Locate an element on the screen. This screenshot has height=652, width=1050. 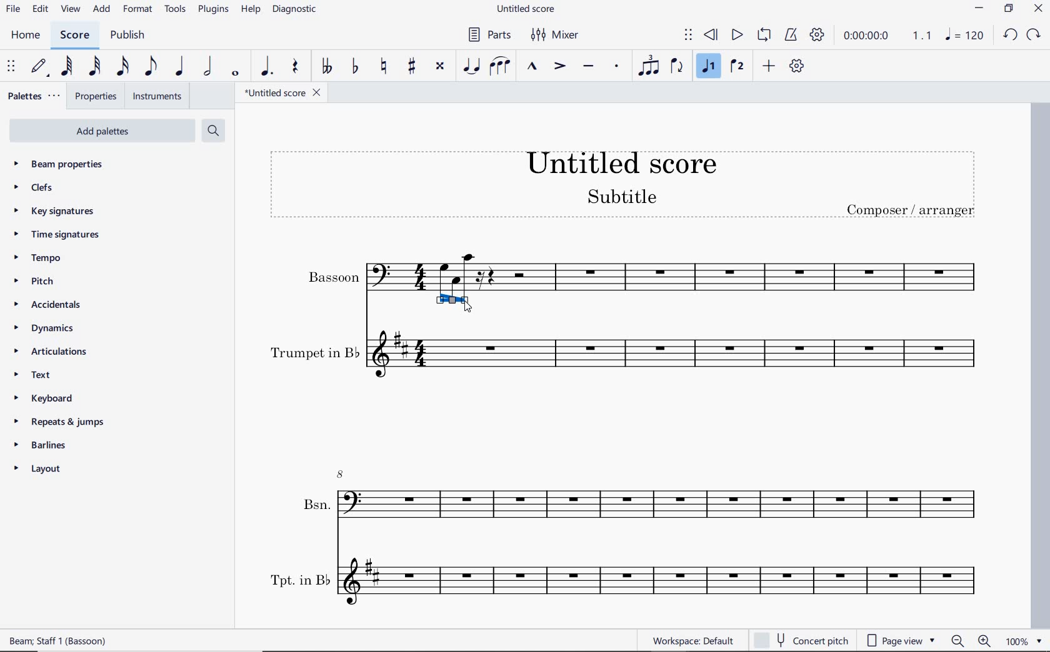
add is located at coordinates (769, 67).